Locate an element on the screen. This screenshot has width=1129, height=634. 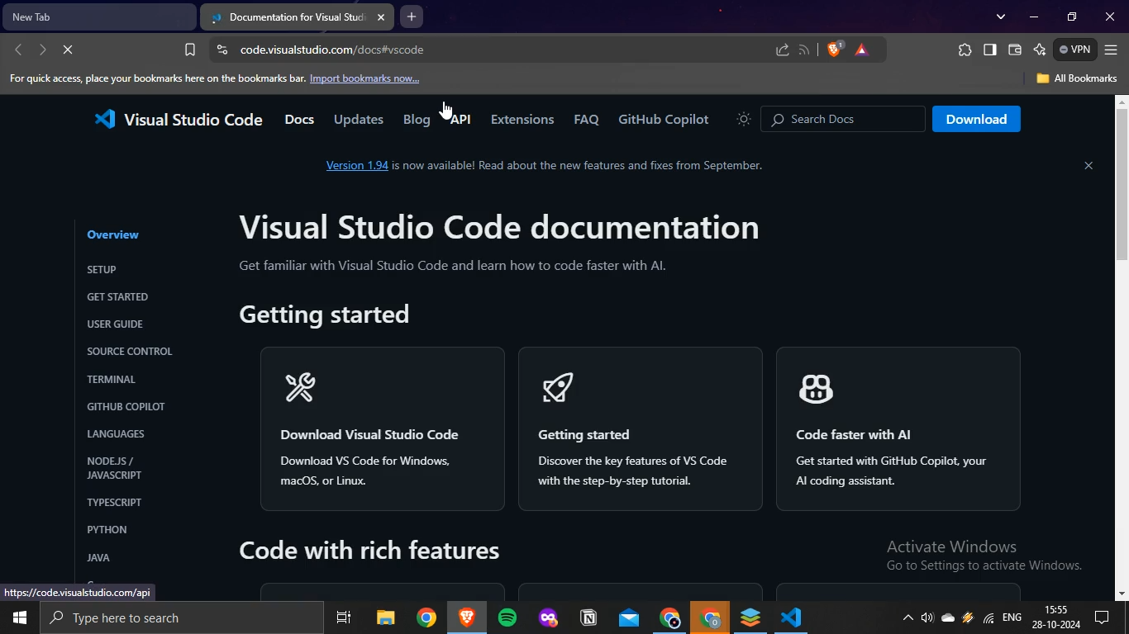
© Search Docs is located at coordinates (839, 117).